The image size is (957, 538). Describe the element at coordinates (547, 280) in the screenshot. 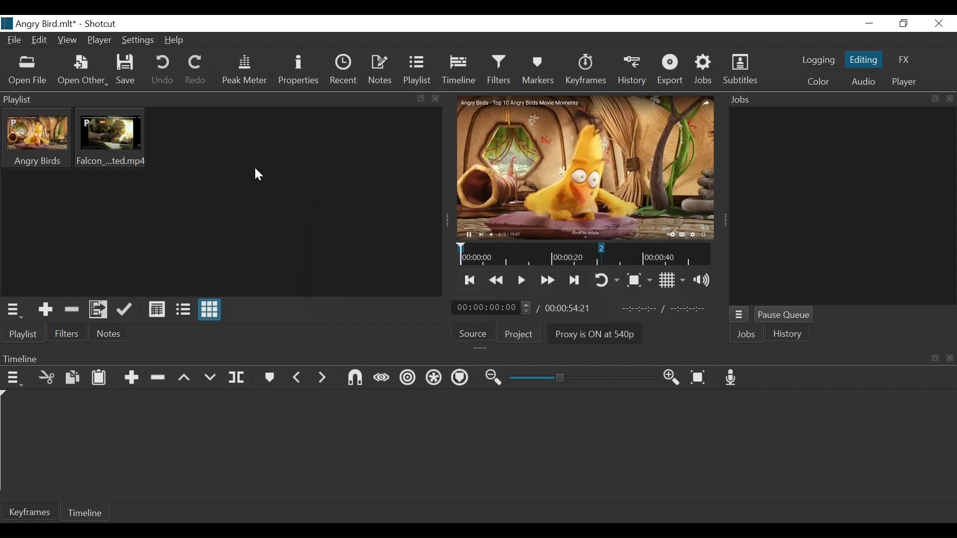

I see `Play forward quickly` at that location.